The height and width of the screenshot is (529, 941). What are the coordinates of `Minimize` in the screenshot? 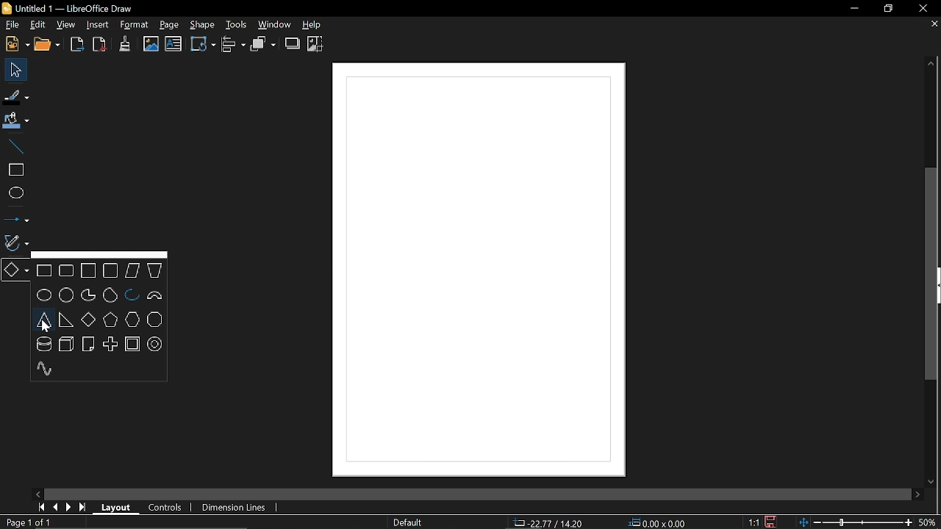 It's located at (850, 10).